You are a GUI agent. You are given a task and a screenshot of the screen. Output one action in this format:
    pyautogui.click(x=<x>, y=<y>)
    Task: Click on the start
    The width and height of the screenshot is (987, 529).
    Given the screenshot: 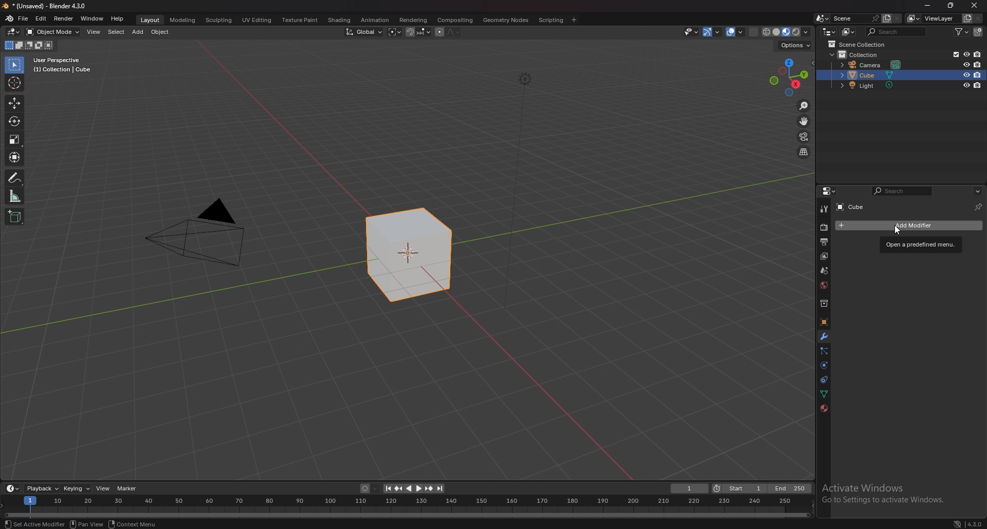 What is the action you would take?
    pyautogui.click(x=739, y=488)
    